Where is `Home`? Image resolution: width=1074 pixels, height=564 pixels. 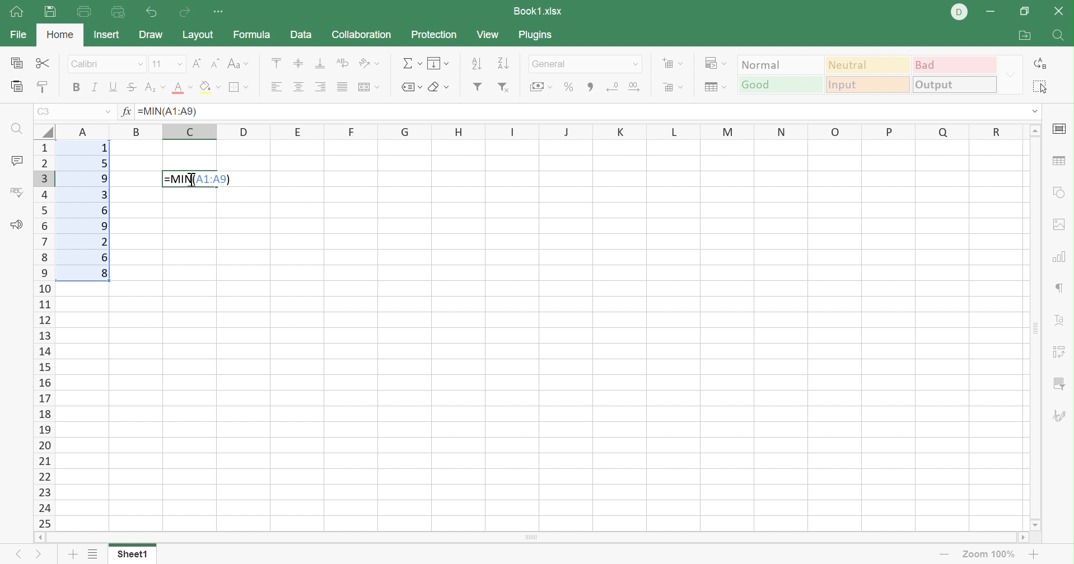
Home is located at coordinates (61, 36).